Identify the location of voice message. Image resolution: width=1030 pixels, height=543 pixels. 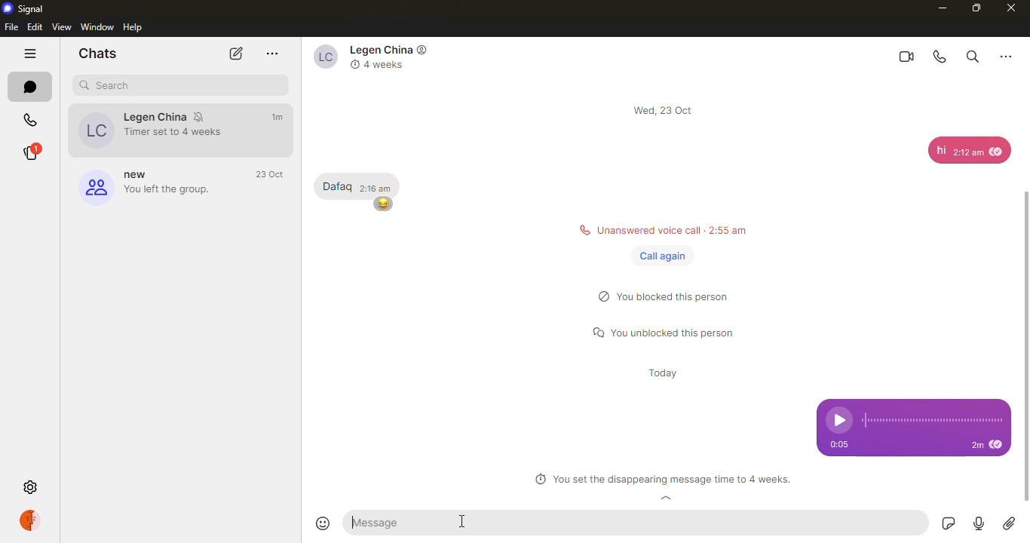
(914, 414).